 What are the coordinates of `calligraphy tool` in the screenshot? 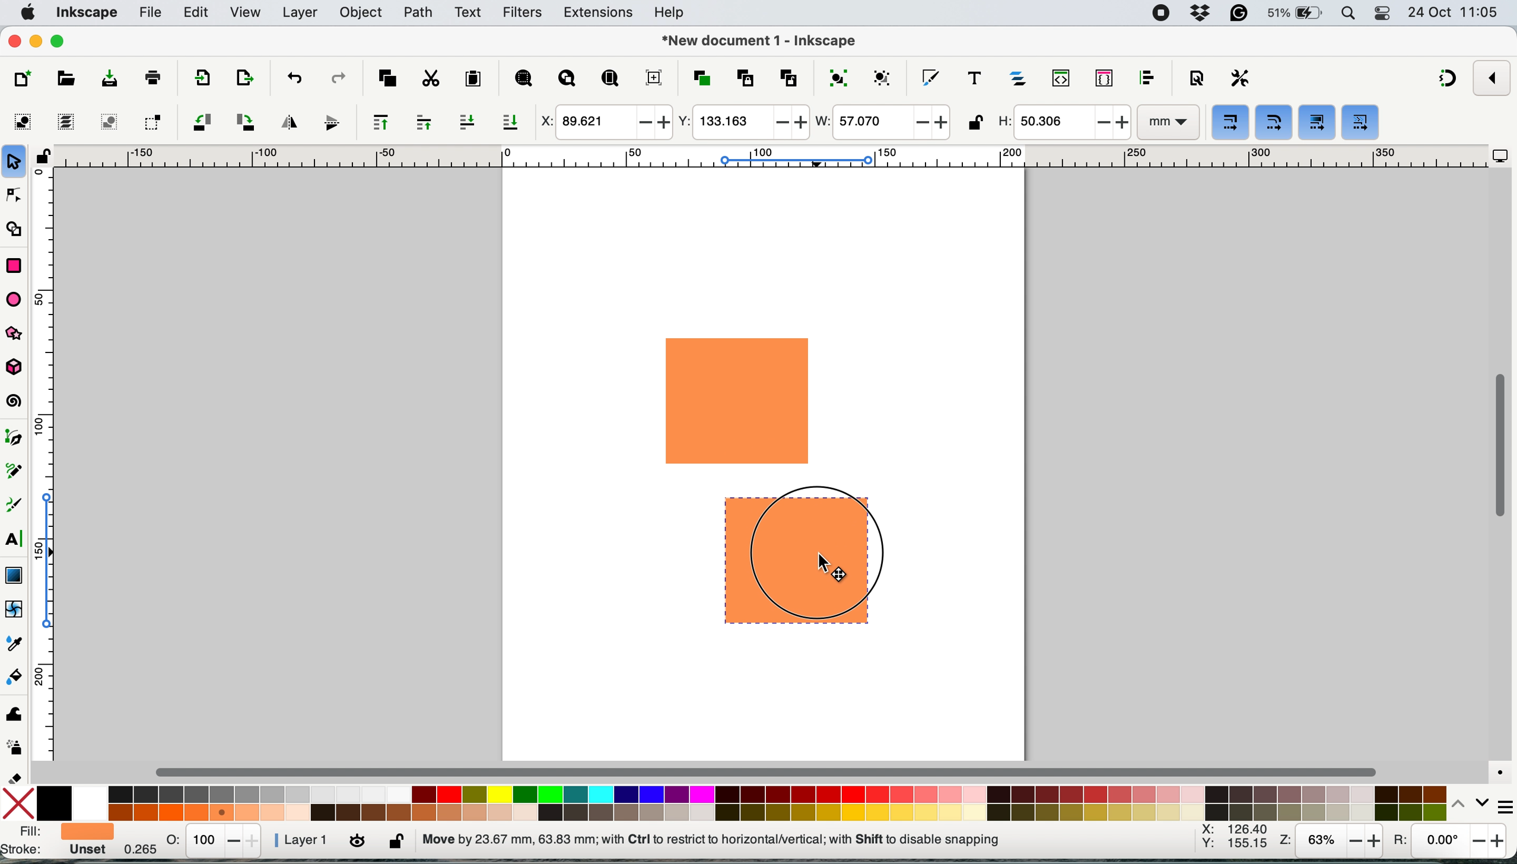 It's located at (15, 506).